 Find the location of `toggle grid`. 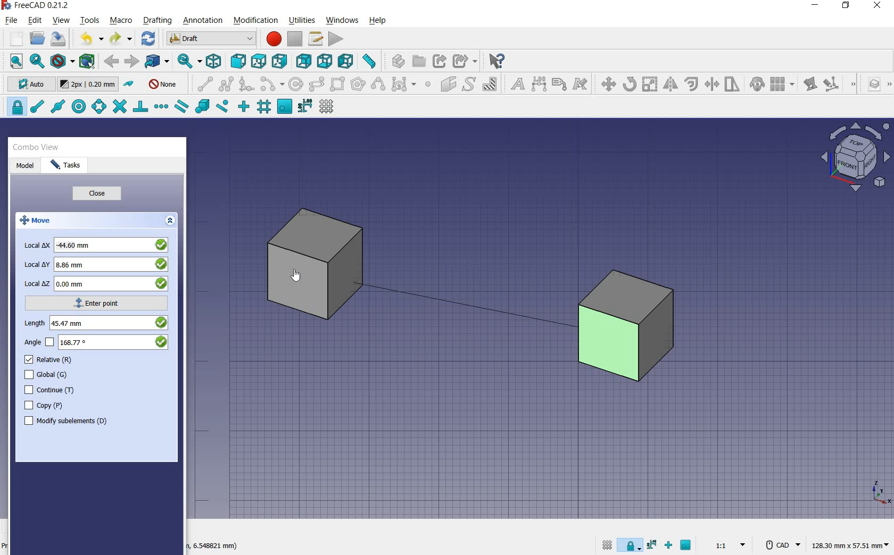

toggle grid is located at coordinates (607, 546).